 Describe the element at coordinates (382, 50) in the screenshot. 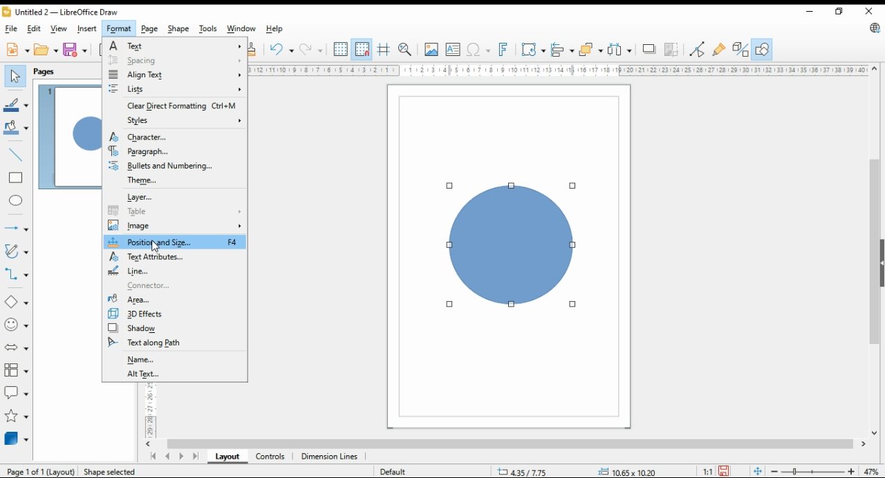

I see `helplines while moving` at that location.